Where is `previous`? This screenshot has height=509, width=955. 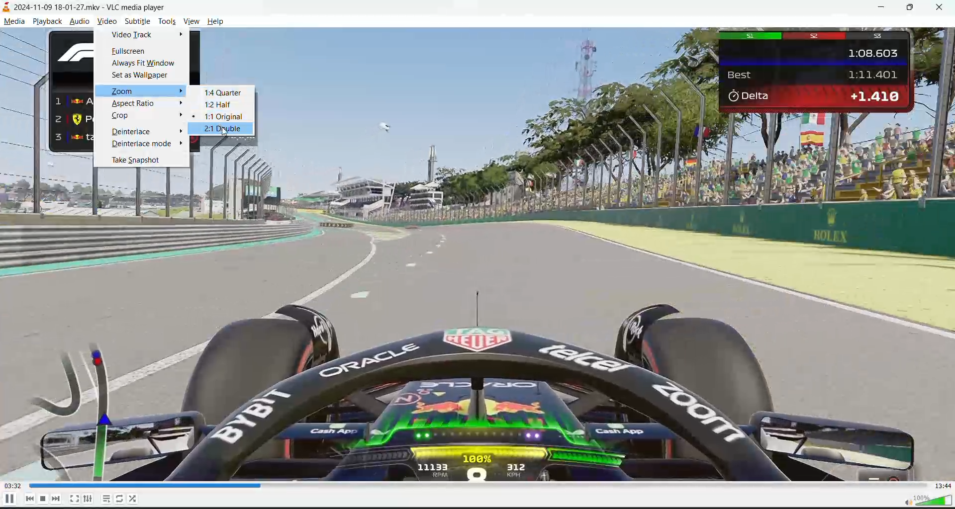 previous is located at coordinates (27, 499).